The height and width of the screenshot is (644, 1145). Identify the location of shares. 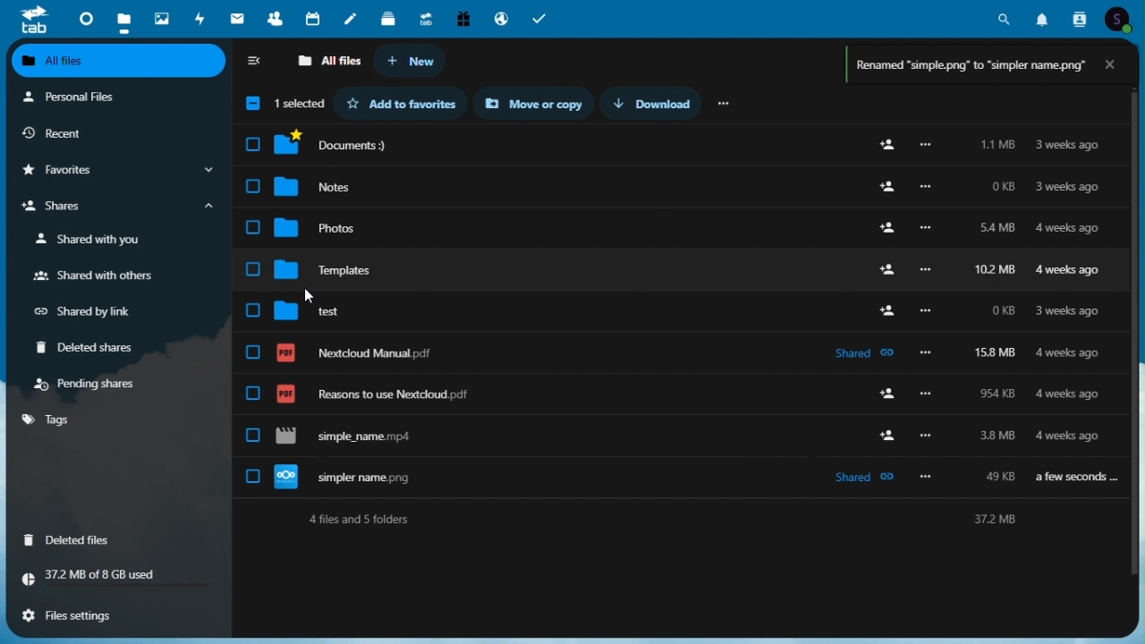
(115, 208).